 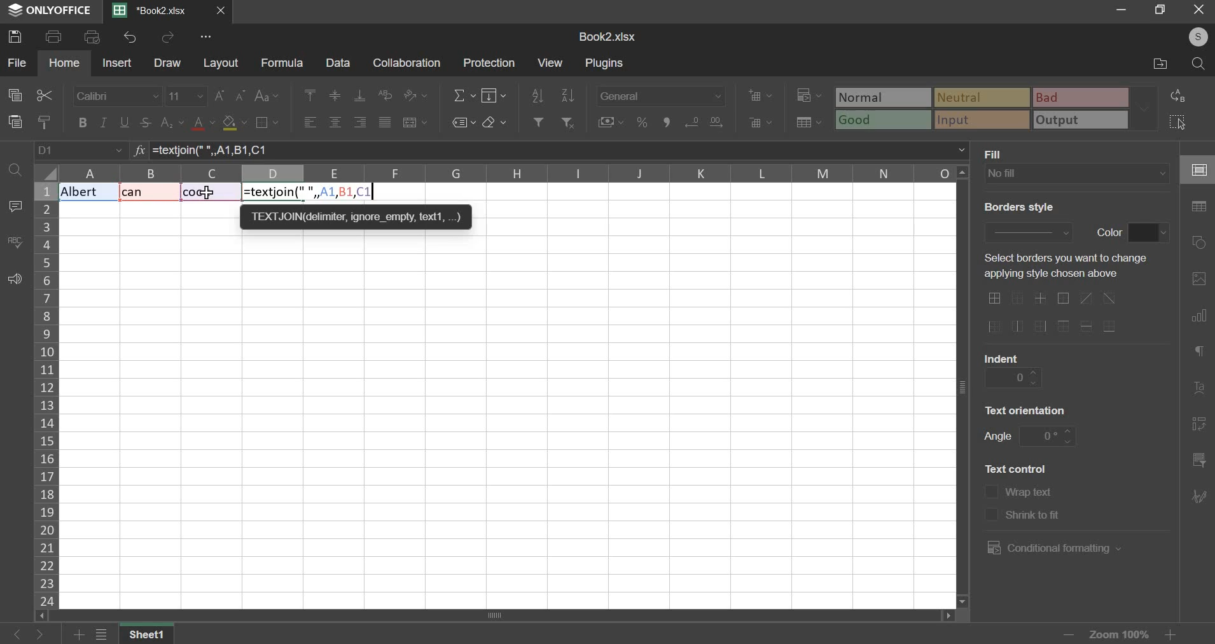 What do you see at coordinates (207, 197) in the screenshot?
I see `cursor` at bounding box center [207, 197].